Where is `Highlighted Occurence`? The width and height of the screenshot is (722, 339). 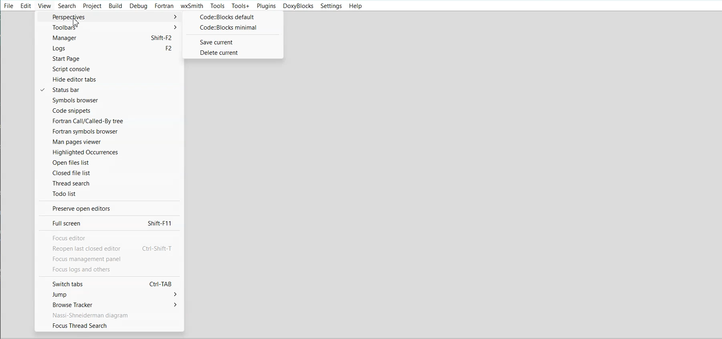
Highlighted Occurence is located at coordinates (109, 152).